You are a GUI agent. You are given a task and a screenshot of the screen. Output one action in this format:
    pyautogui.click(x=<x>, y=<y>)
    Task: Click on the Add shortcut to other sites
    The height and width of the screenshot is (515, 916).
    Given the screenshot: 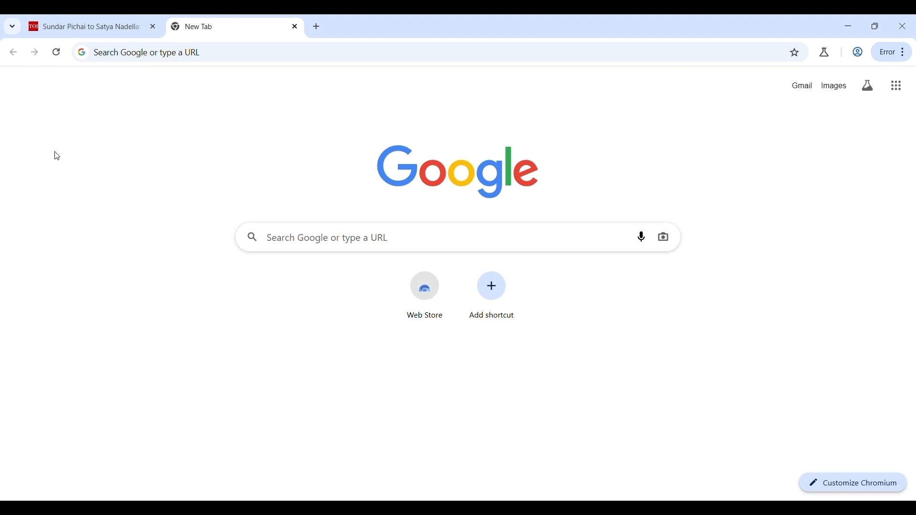 What is the action you would take?
    pyautogui.click(x=492, y=295)
    